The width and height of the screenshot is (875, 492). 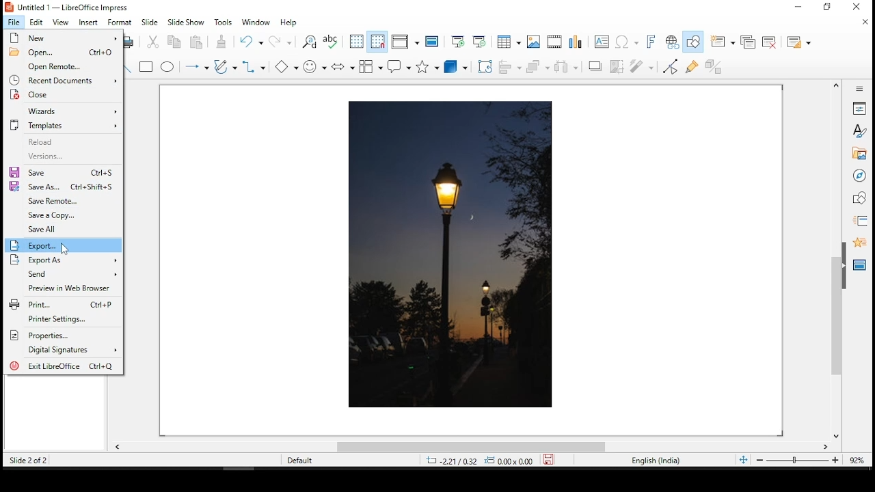 I want to click on rectangle, so click(x=147, y=67).